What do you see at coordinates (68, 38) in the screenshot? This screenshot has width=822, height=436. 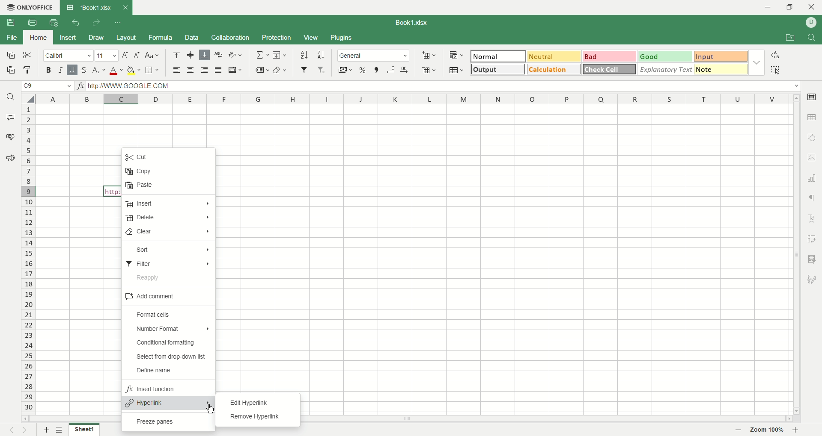 I see `insert` at bounding box center [68, 38].